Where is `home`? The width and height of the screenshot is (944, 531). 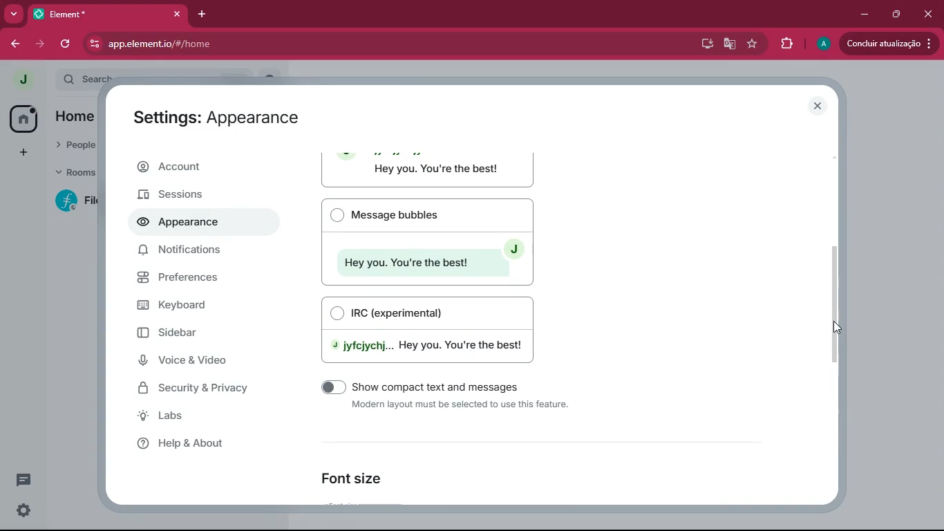
home is located at coordinates (23, 118).